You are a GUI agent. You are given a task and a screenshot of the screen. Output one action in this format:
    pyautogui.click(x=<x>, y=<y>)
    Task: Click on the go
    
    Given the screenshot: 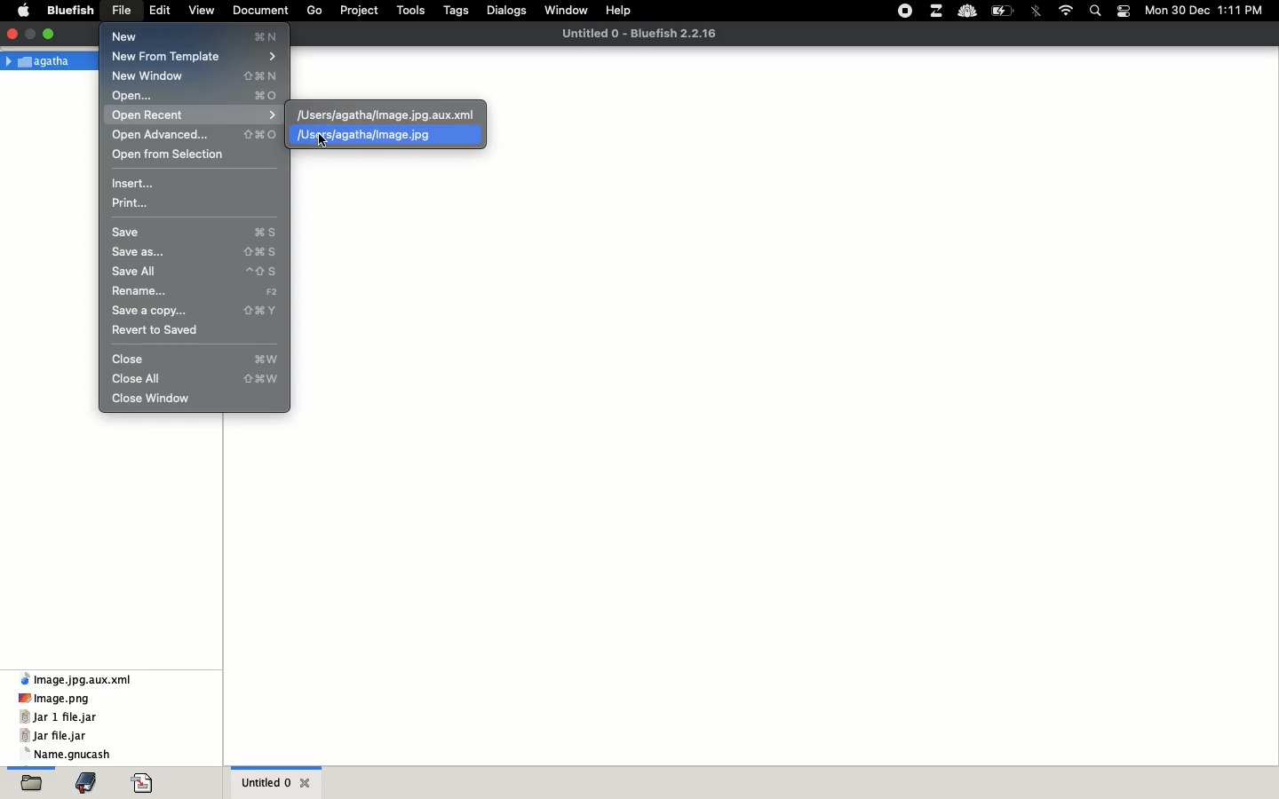 What is the action you would take?
    pyautogui.click(x=317, y=9)
    